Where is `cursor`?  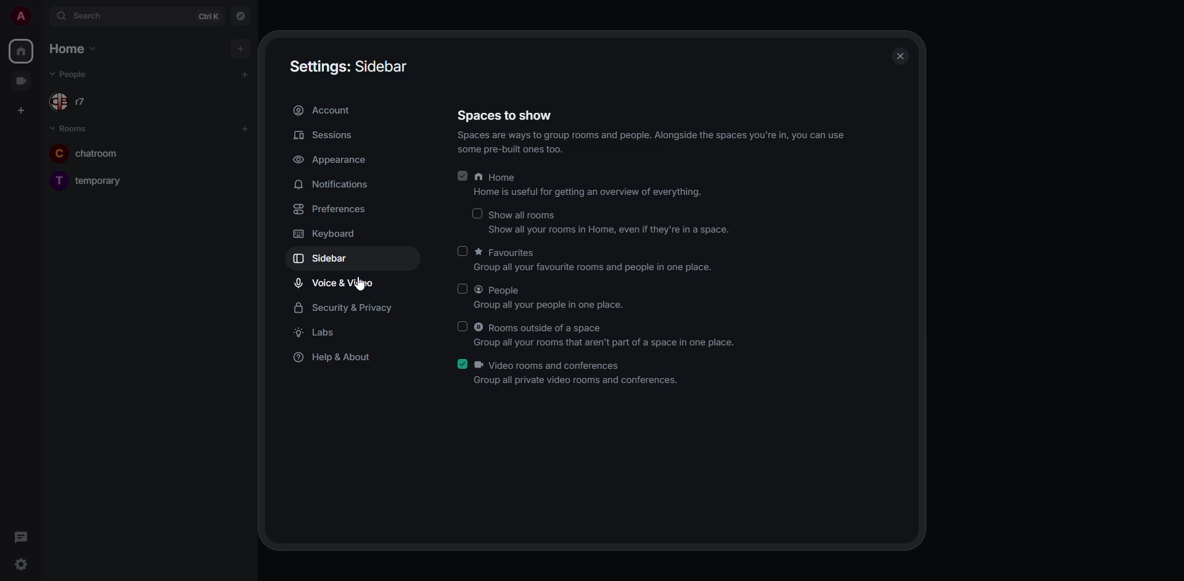 cursor is located at coordinates (358, 284).